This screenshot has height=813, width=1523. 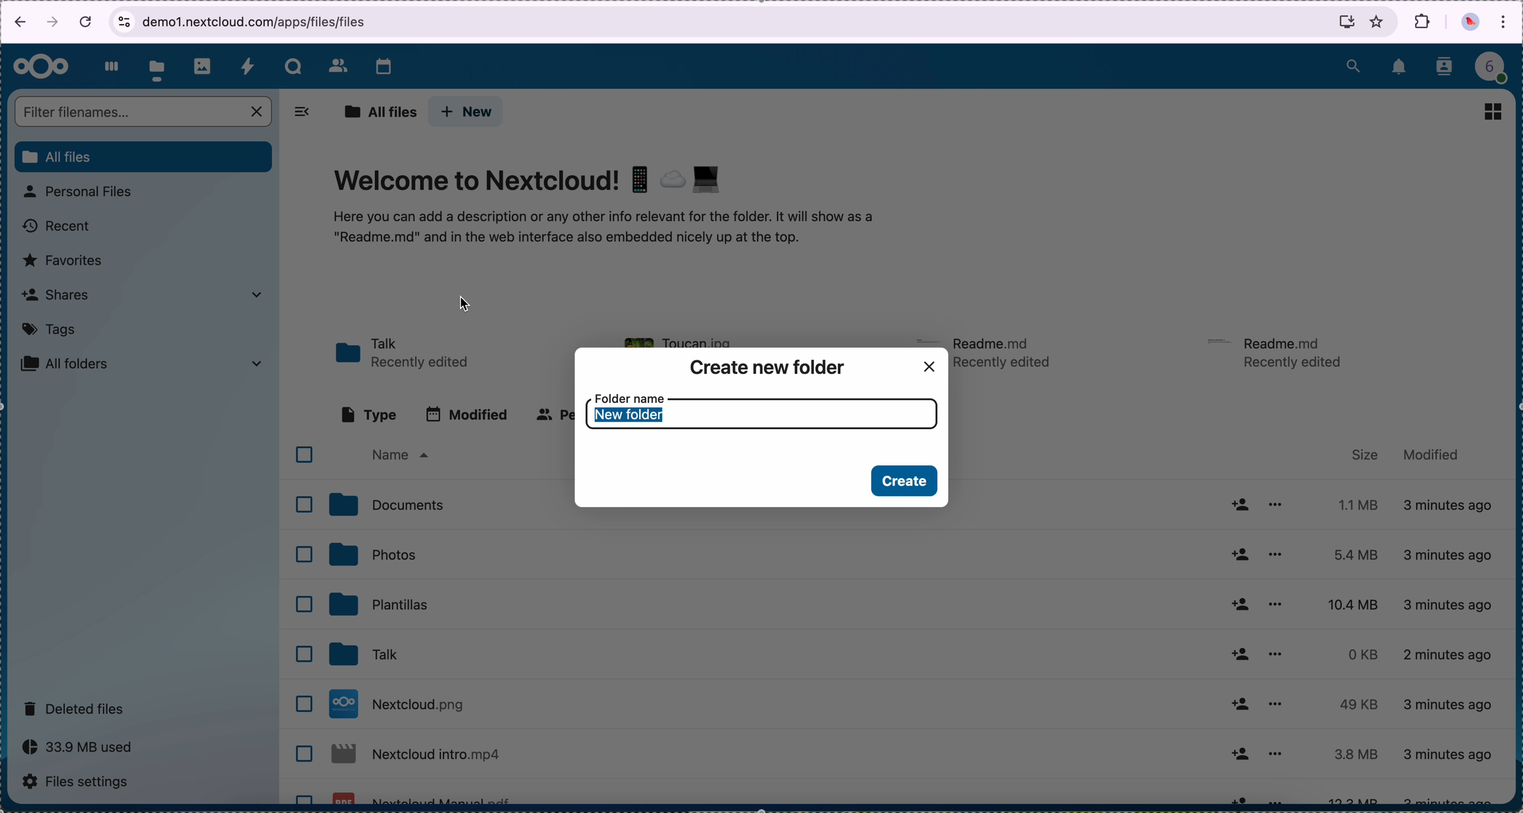 I want to click on files settings, so click(x=82, y=783).